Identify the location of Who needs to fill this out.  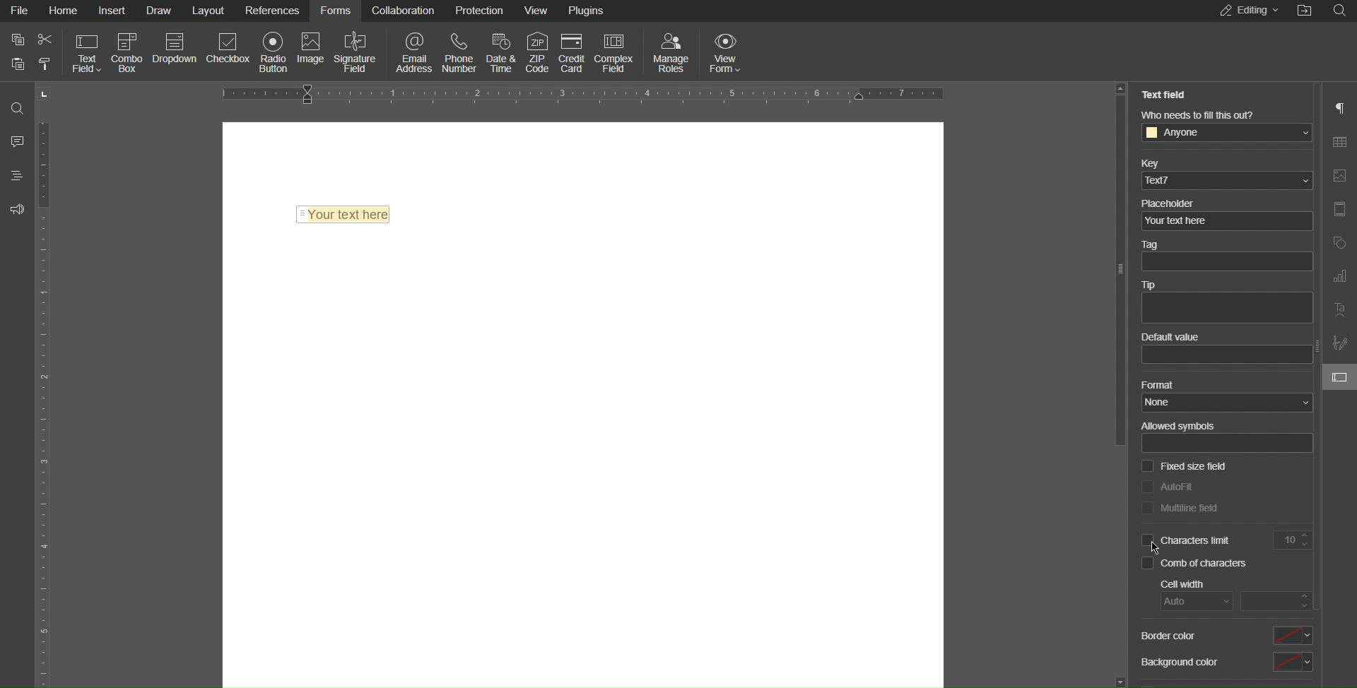
(1230, 126).